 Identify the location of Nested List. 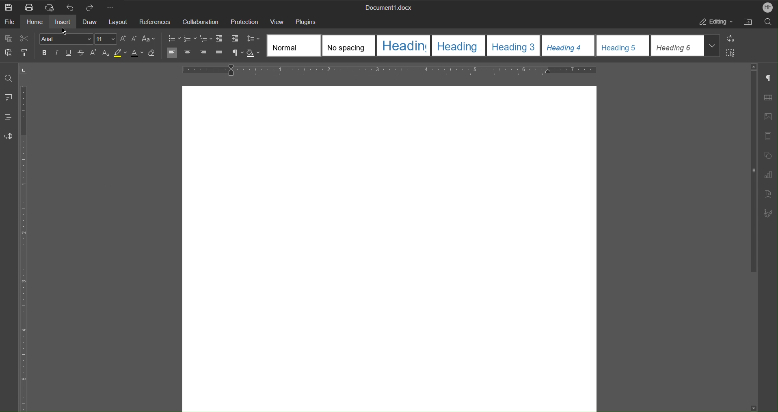
(205, 39).